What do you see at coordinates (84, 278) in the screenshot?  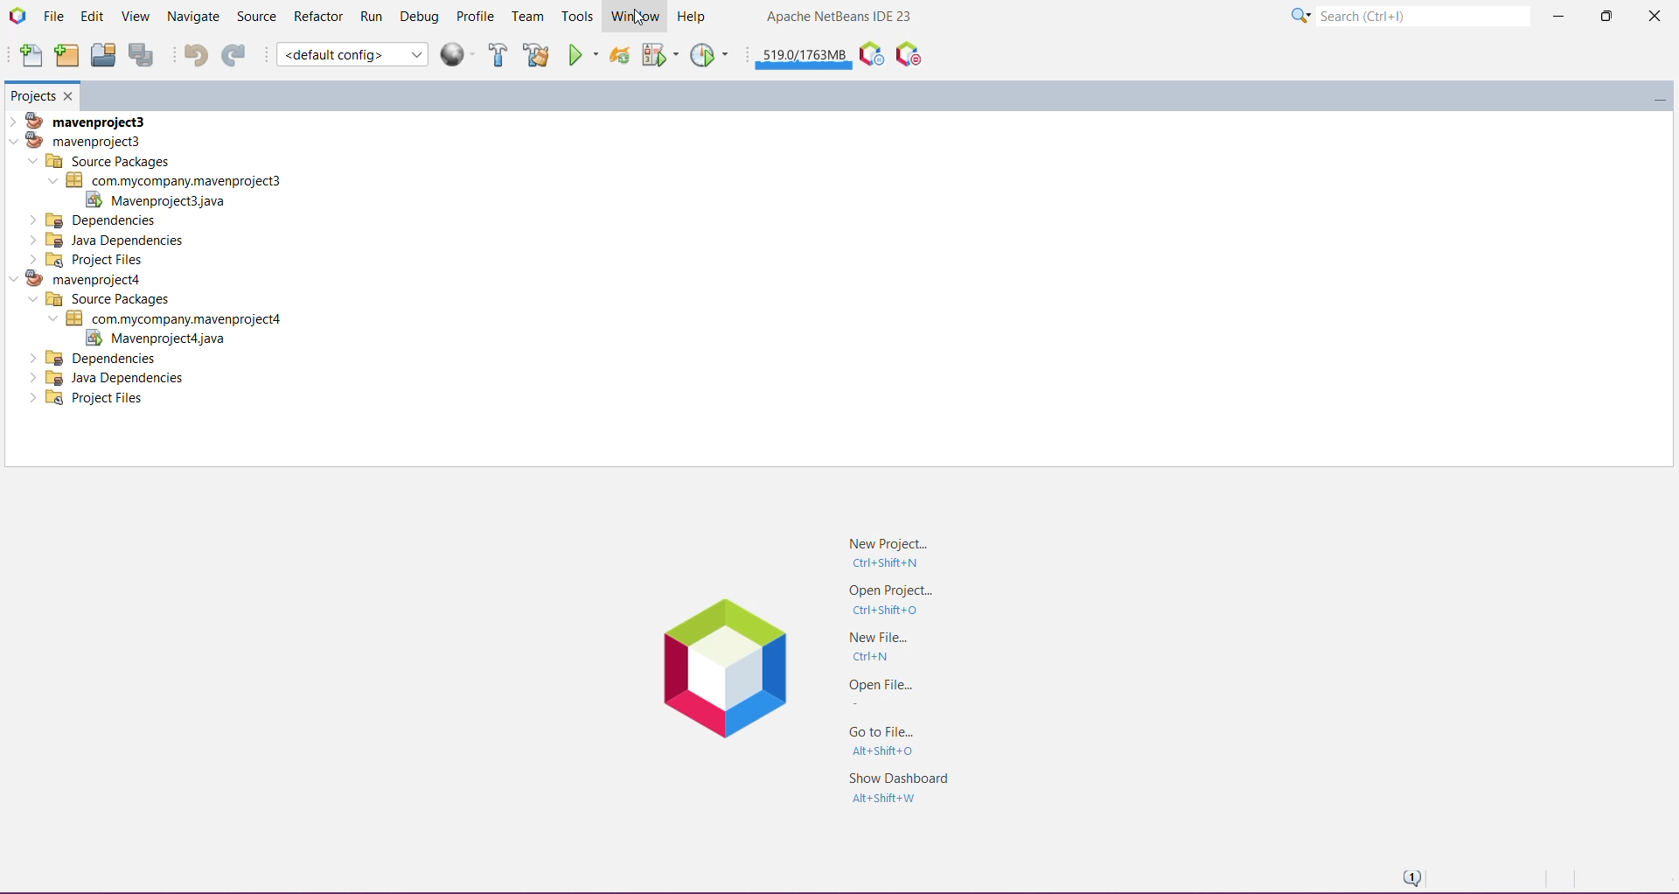 I see `mavenproject4` at bounding box center [84, 278].